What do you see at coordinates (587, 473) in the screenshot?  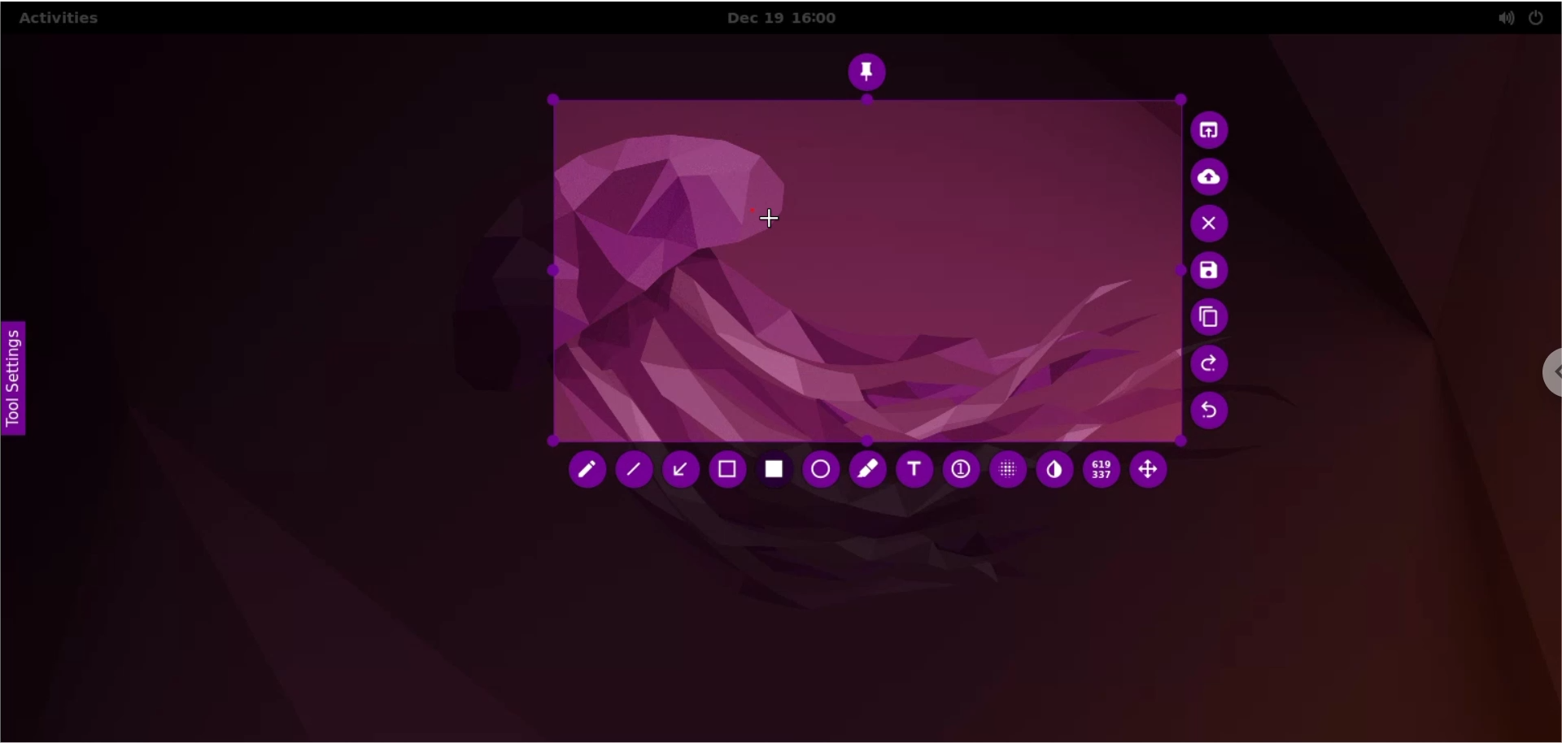 I see `pencil tool` at bounding box center [587, 473].